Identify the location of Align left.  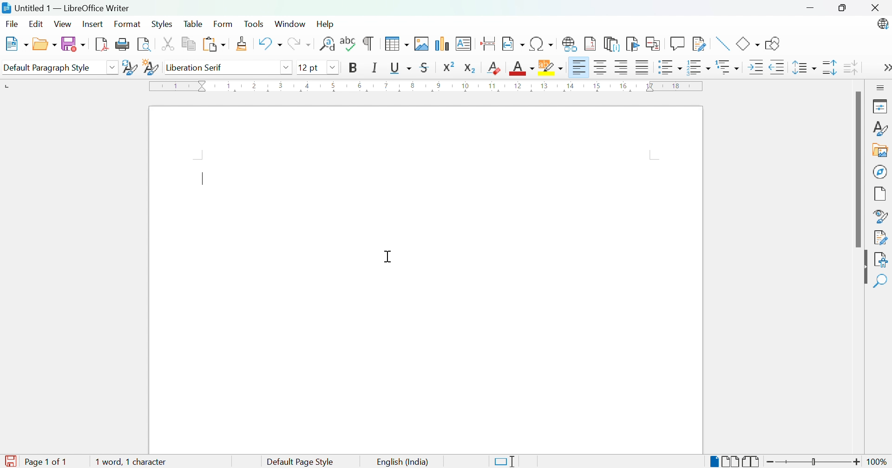
(579, 68).